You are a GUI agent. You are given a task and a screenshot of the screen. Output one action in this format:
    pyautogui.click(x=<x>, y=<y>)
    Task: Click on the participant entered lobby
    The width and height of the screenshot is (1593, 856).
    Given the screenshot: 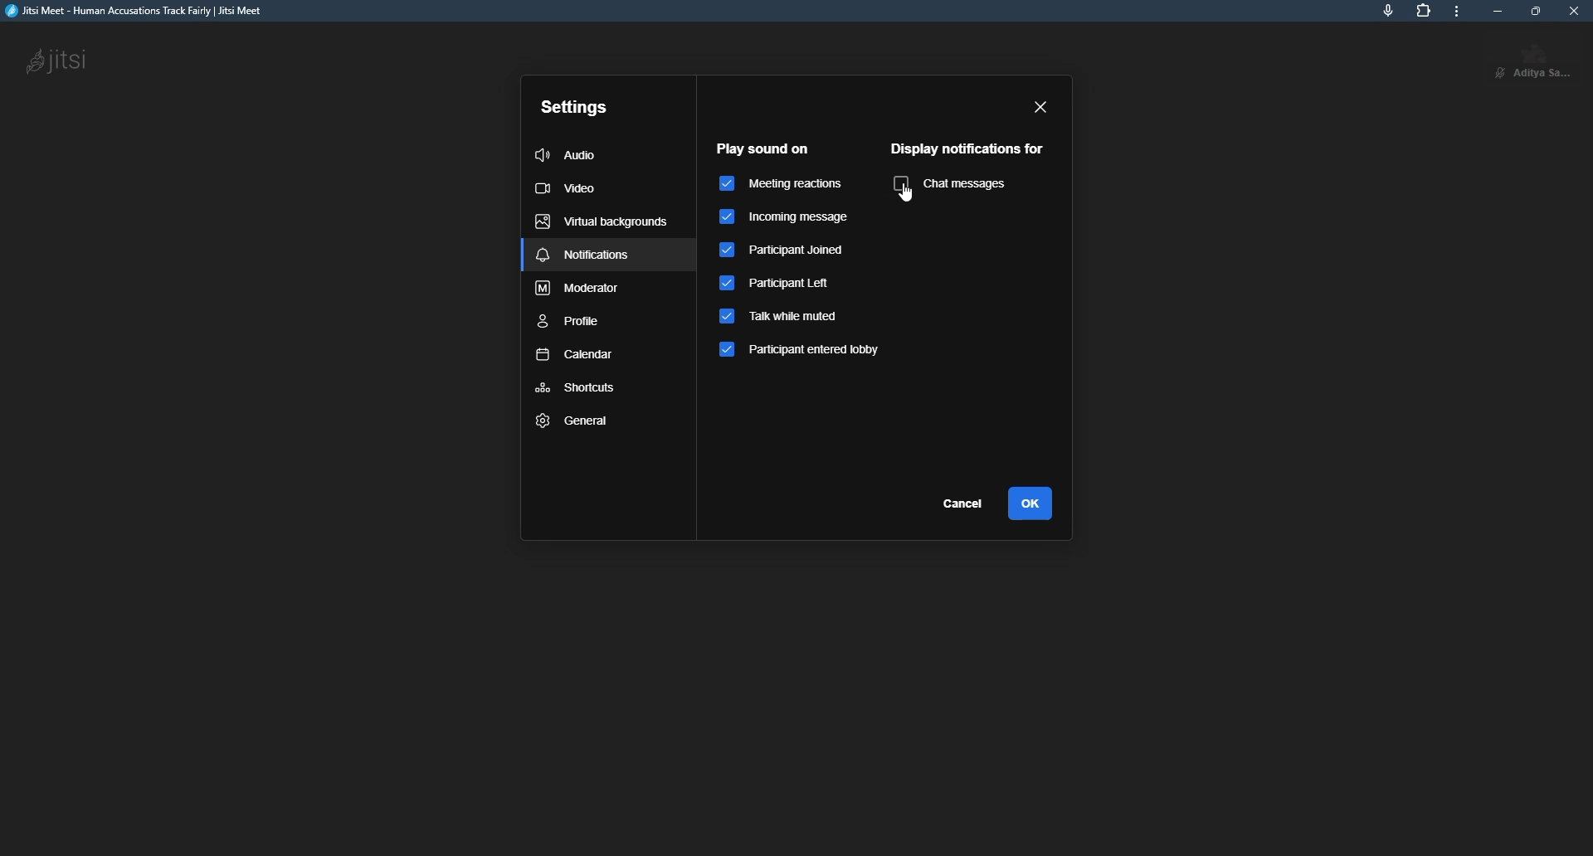 What is the action you would take?
    pyautogui.click(x=807, y=353)
    